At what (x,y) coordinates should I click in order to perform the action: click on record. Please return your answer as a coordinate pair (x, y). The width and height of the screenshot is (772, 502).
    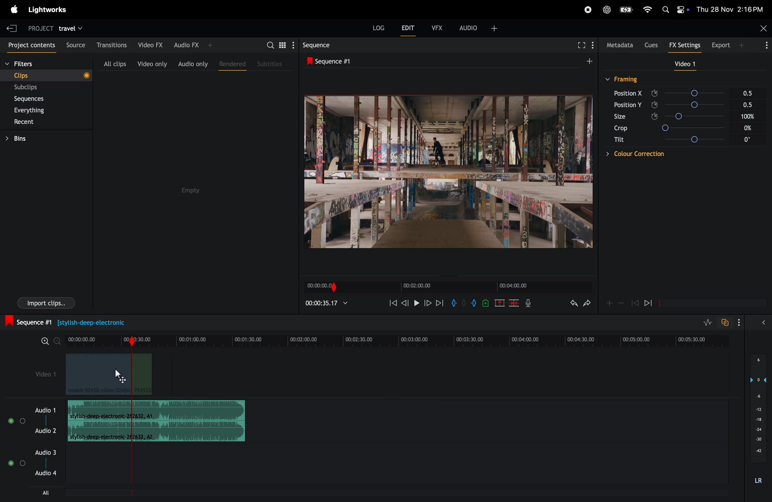
    Looking at the image, I should click on (585, 10).